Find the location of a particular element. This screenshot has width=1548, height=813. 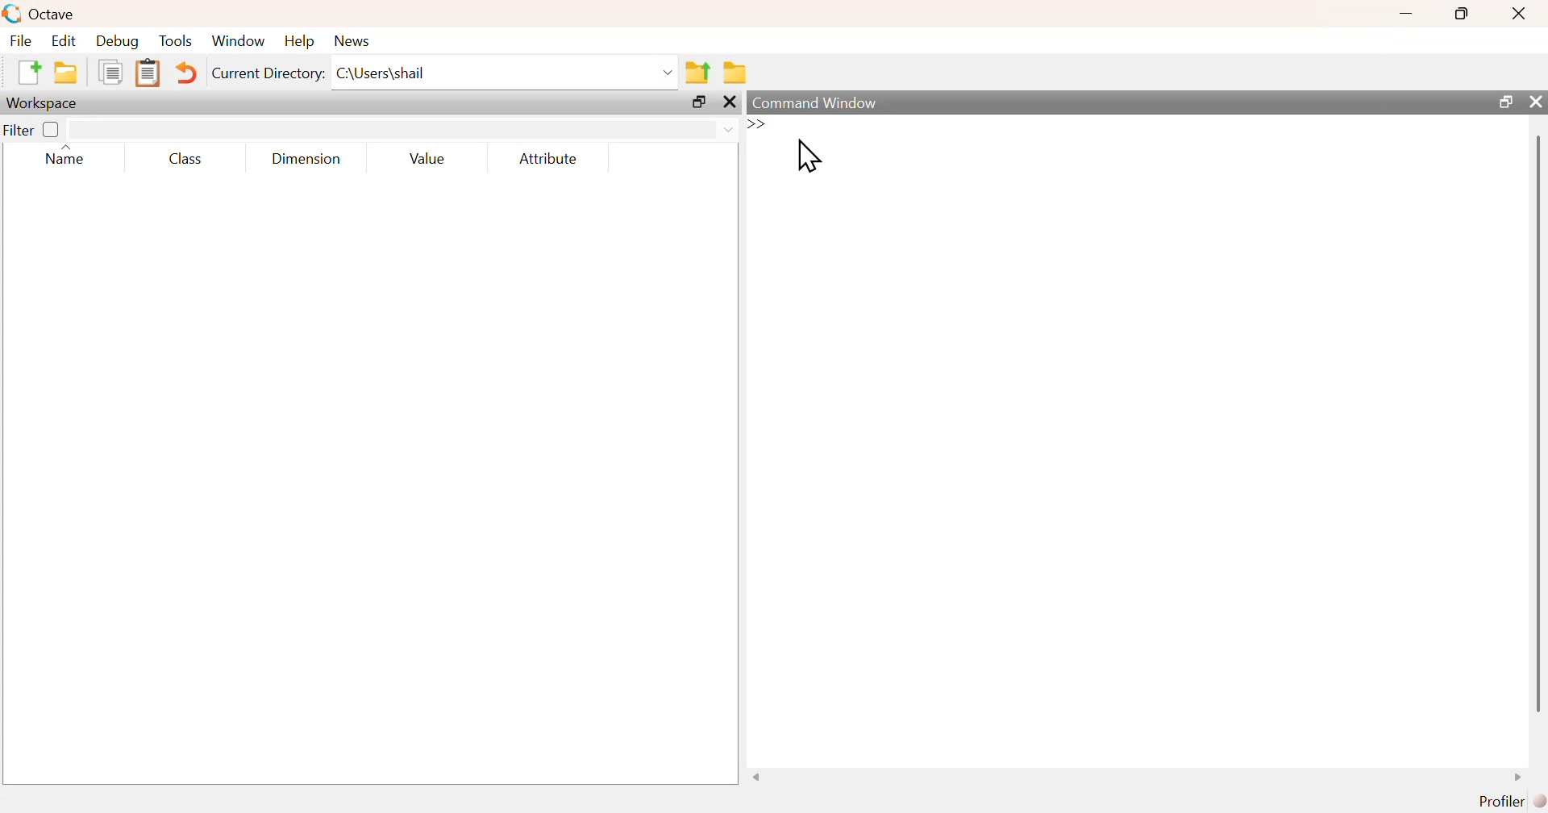

Octave is located at coordinates (53, 14).